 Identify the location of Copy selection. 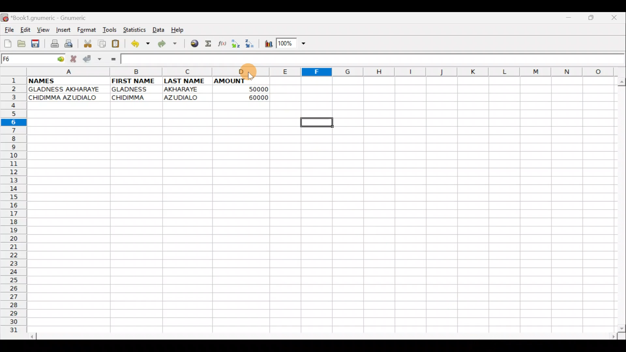
(100, 43).